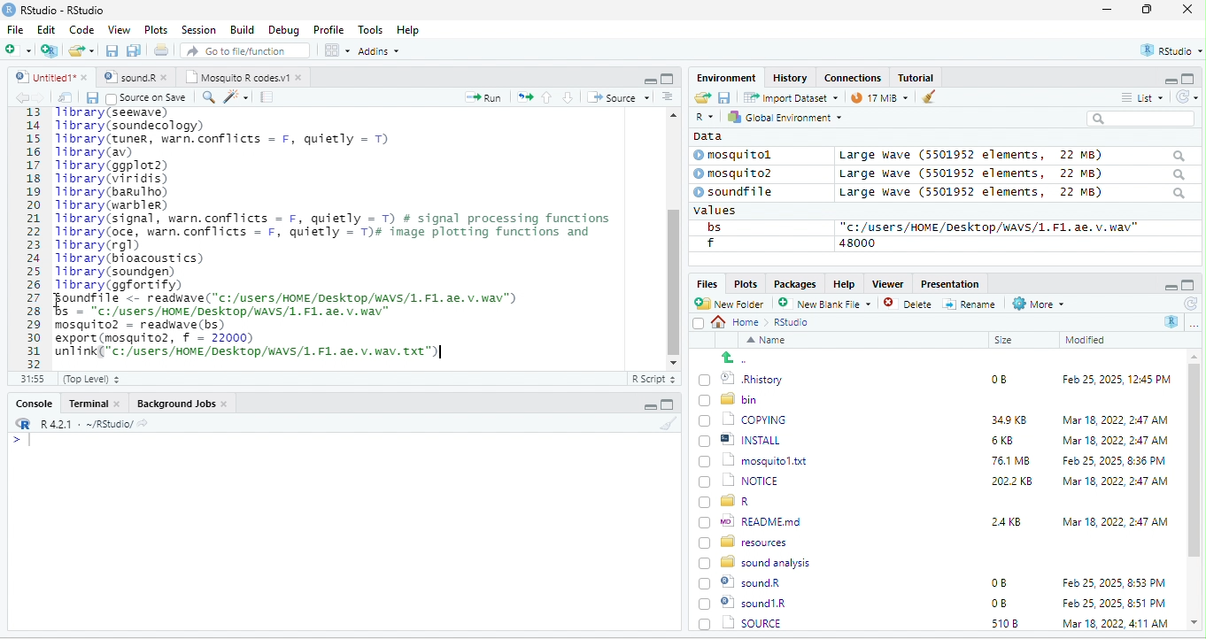  Describe the element at coordinates (1010, 459) in the screenshot. I see `76.1 MB` at that location.